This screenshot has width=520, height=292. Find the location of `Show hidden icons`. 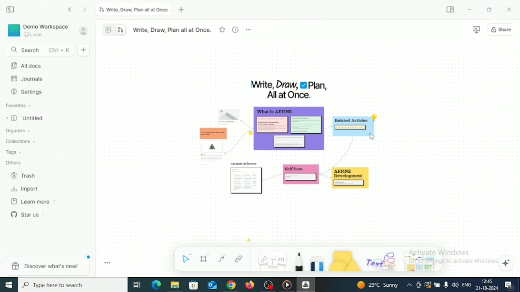

Show hidden icons is located at coordinates (410, 285).